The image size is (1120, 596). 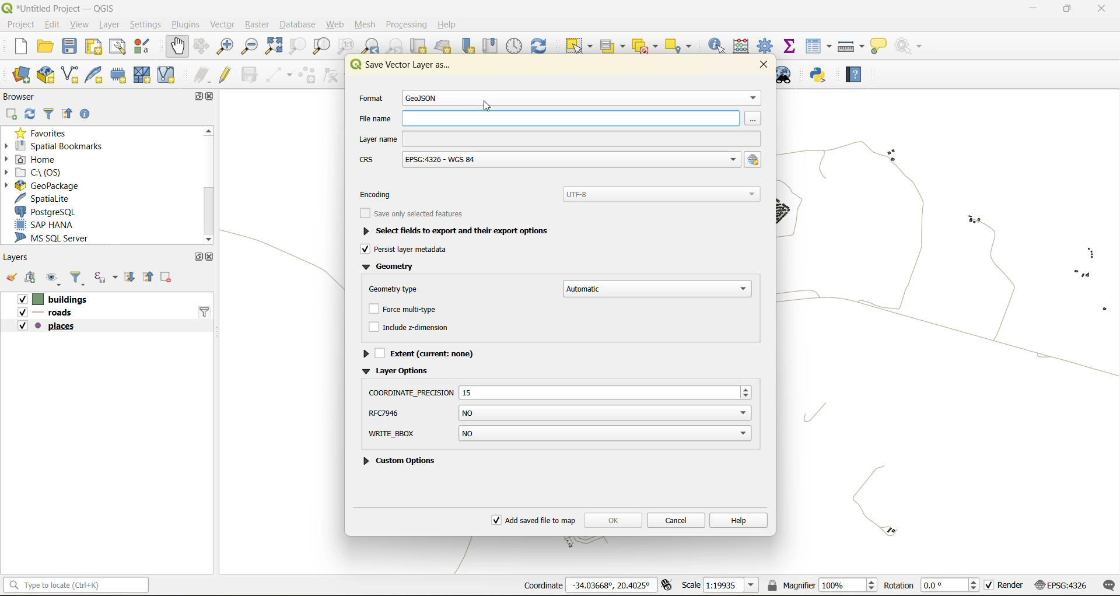 I want to click on Vv [| buildings, so click(x=58, y=299).